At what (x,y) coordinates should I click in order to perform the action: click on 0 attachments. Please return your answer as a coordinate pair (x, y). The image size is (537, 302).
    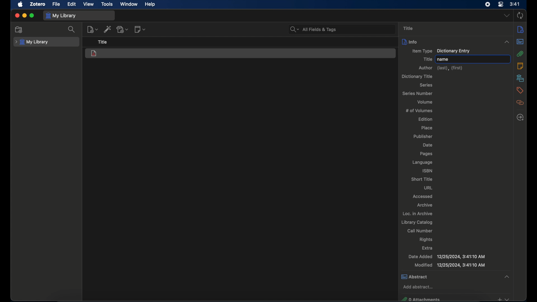
    Looking at the image, I should click on (455, 299).